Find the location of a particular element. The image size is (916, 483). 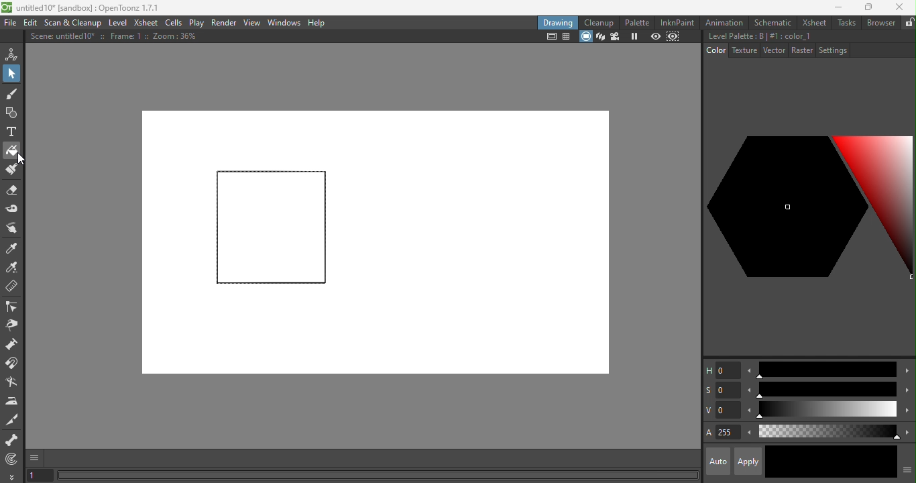

Pump tool is located at coordinates (16, 344).